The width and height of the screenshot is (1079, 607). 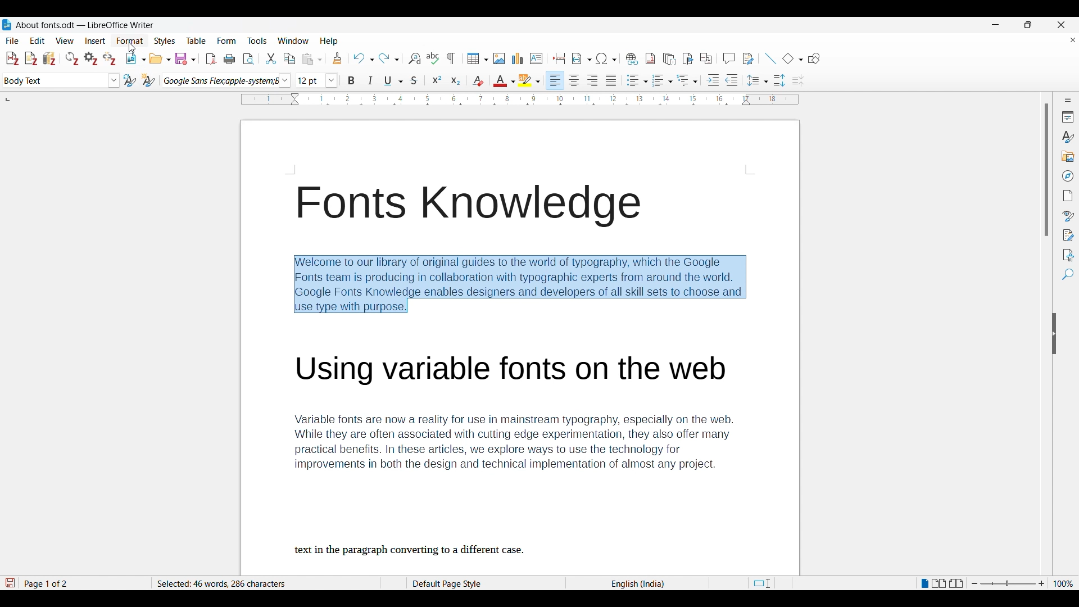 What do you see at coordinates (37, 40) in the screenshot?
I see `Edit menu` at bounding box center [37, 40].